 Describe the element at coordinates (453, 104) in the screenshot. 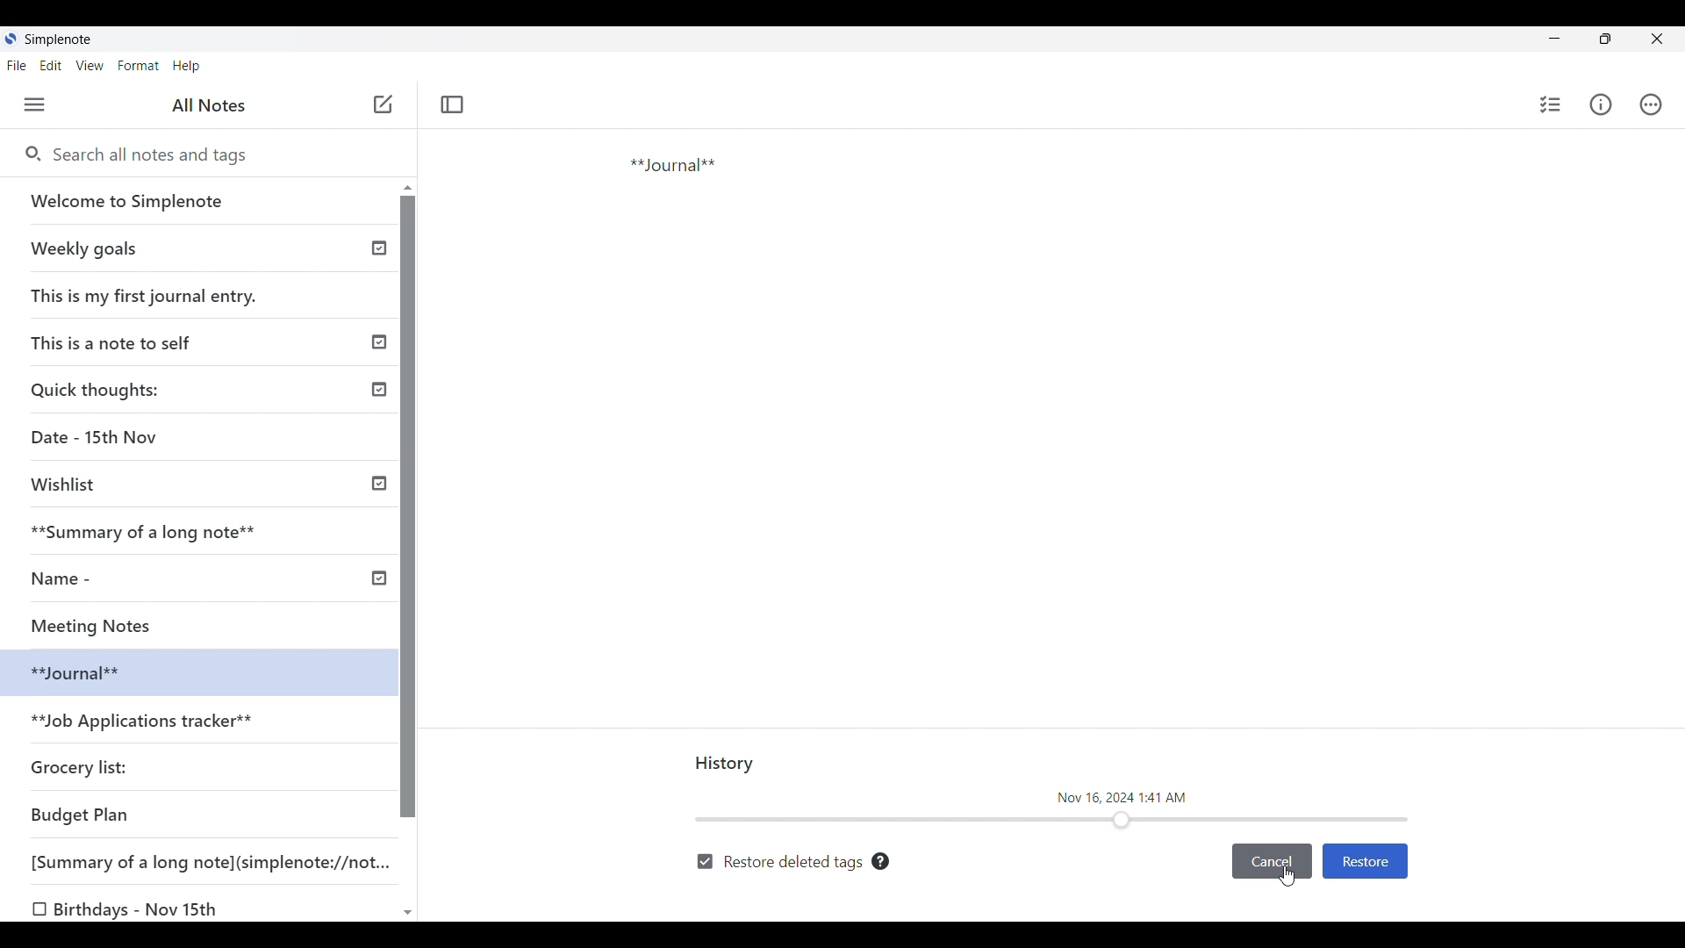

I see `Toggle focus mode` at that location.